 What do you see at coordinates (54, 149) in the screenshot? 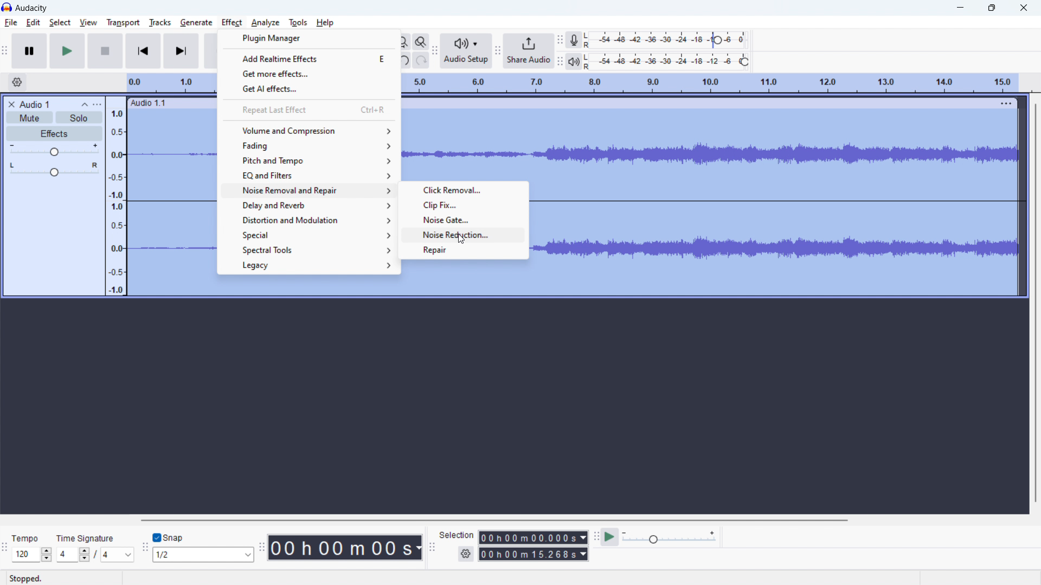
I see `volume` at bounding box center [54, 149].